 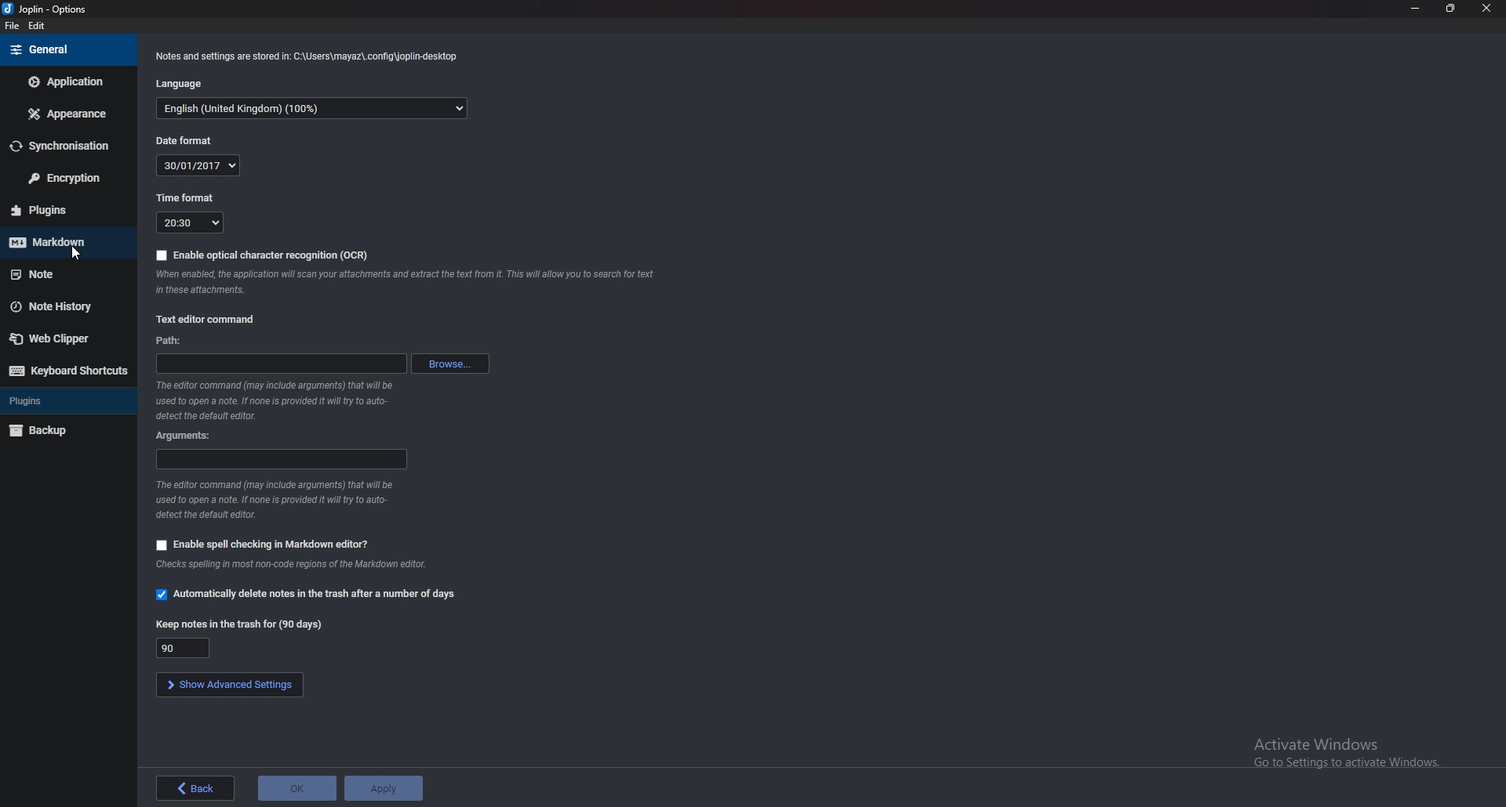 I want to click on info, so click(x=277, y=499).